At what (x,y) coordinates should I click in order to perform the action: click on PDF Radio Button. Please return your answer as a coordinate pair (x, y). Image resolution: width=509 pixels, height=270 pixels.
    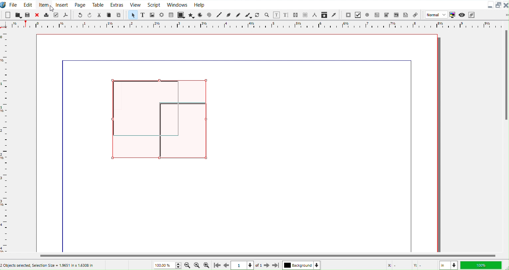
    Looking at the image, I should click on (367, 15).